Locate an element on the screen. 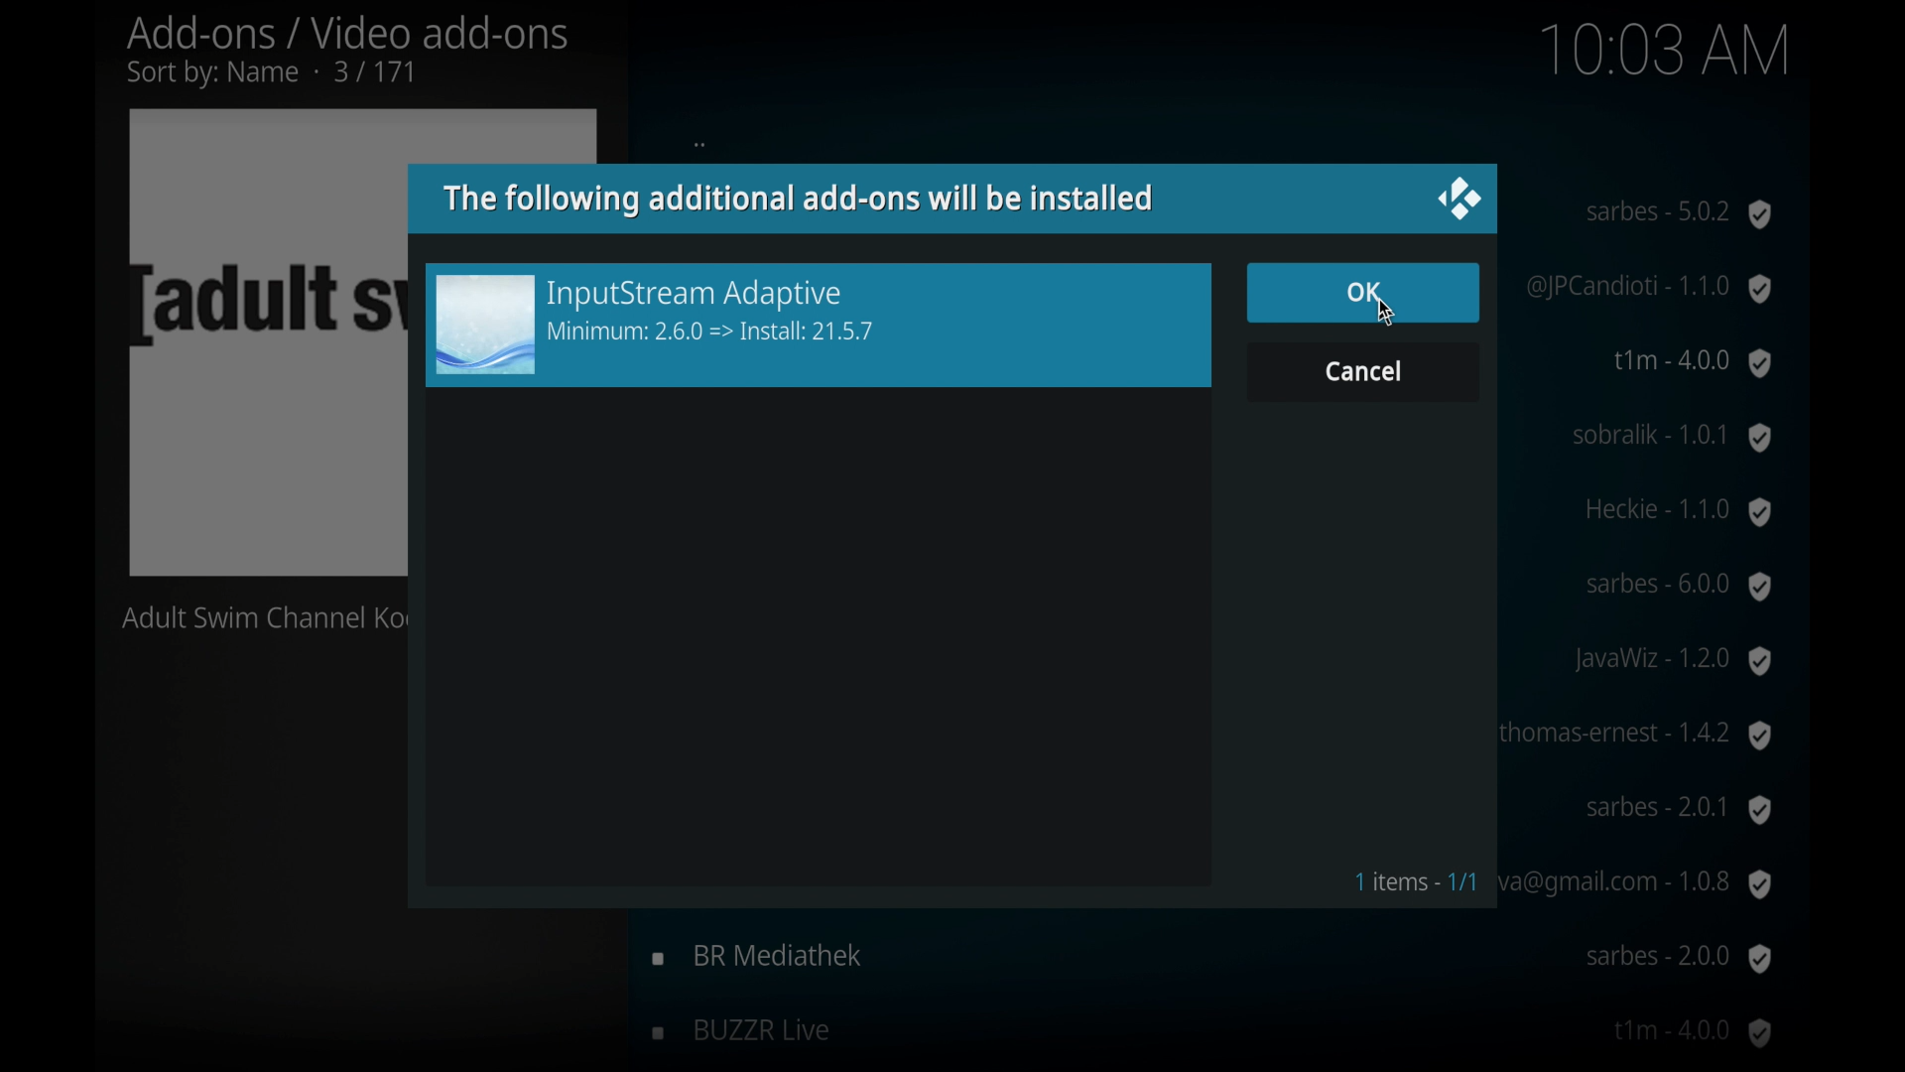 Image resolution: width=1905 pixels, height=1072 pixels. sabres-6.0.0 is located at coordinates (1666, 584).